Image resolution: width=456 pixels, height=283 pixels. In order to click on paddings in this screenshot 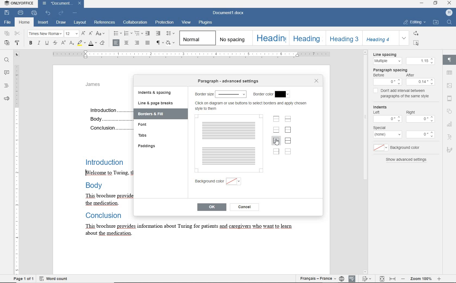, I will do `click(148, 146)`.